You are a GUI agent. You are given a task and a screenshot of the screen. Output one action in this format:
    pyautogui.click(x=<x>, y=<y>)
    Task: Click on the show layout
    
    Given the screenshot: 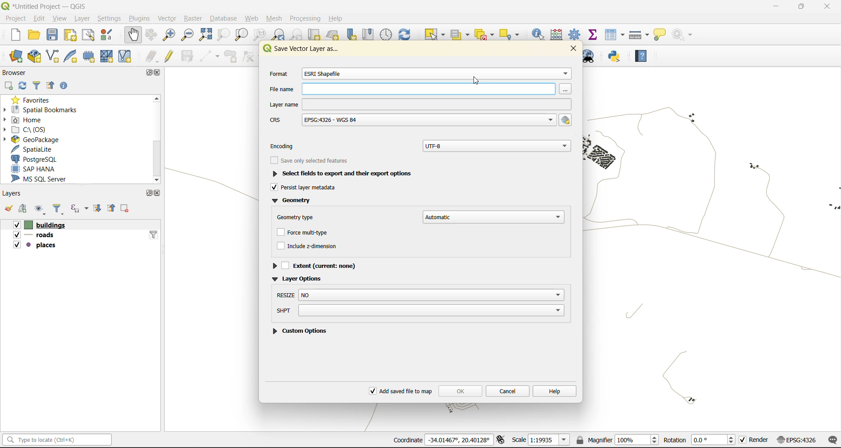 What is the action you would take?
    pyautogui.click(x=89, y=35)
    